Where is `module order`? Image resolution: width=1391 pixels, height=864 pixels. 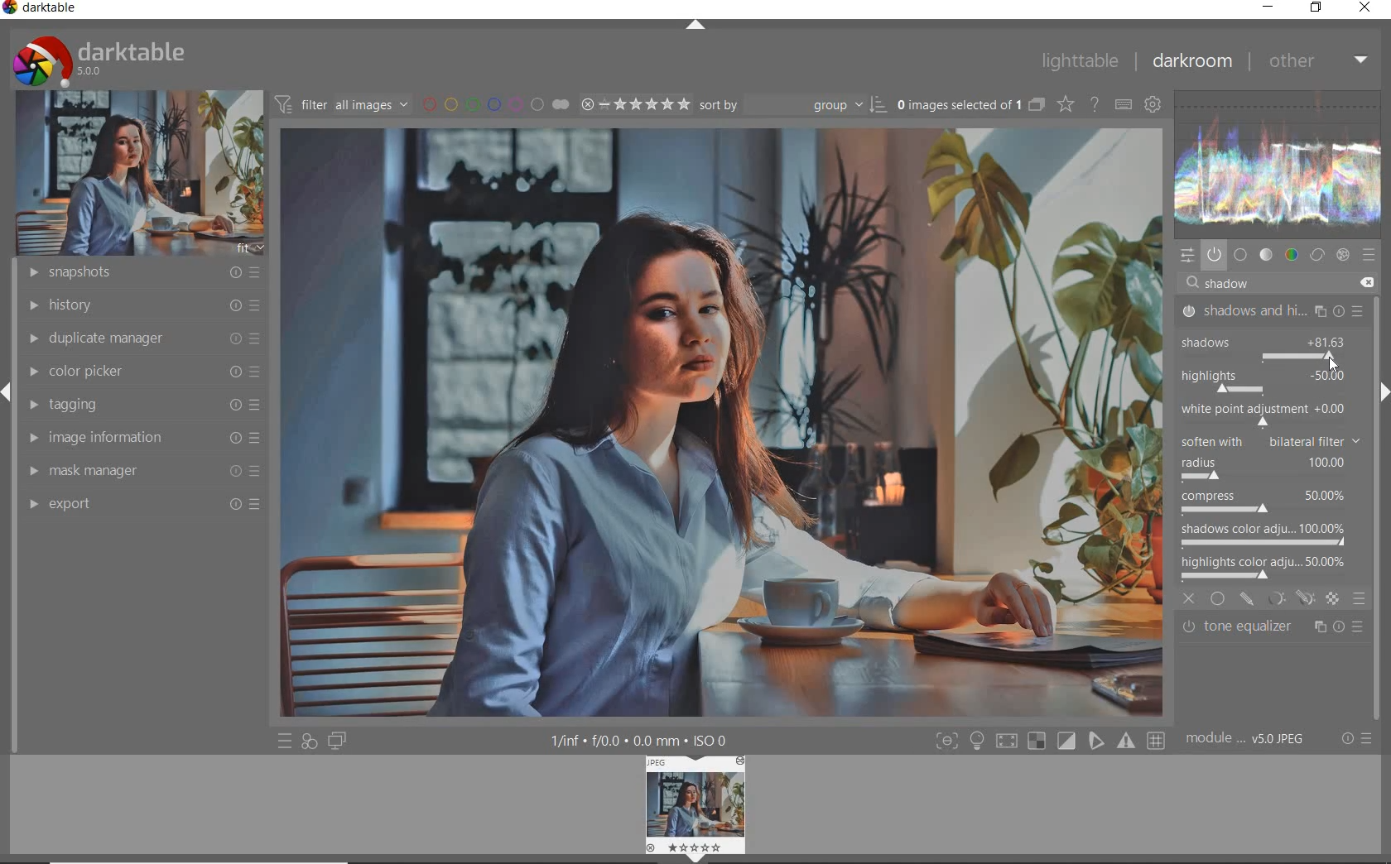 module order is located at coordinates (1250, 741).